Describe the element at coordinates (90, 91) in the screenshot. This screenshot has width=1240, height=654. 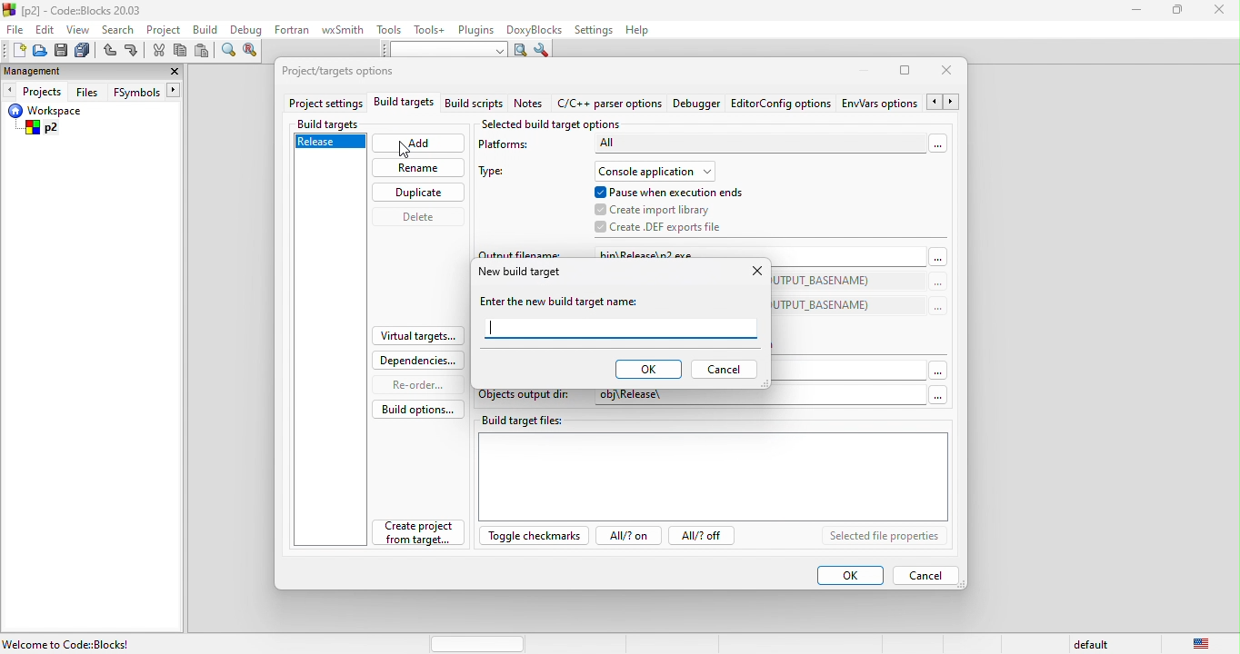
I see `files` at that location.